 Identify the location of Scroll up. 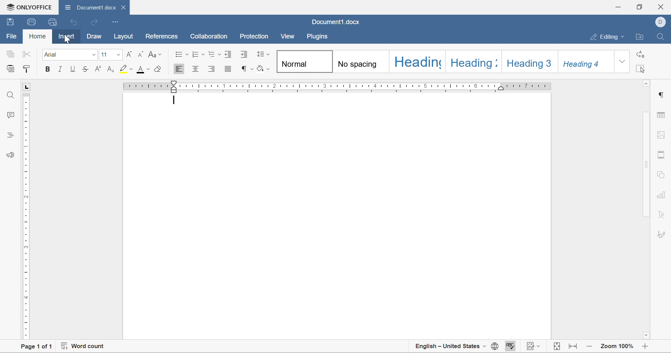
(647, 85).